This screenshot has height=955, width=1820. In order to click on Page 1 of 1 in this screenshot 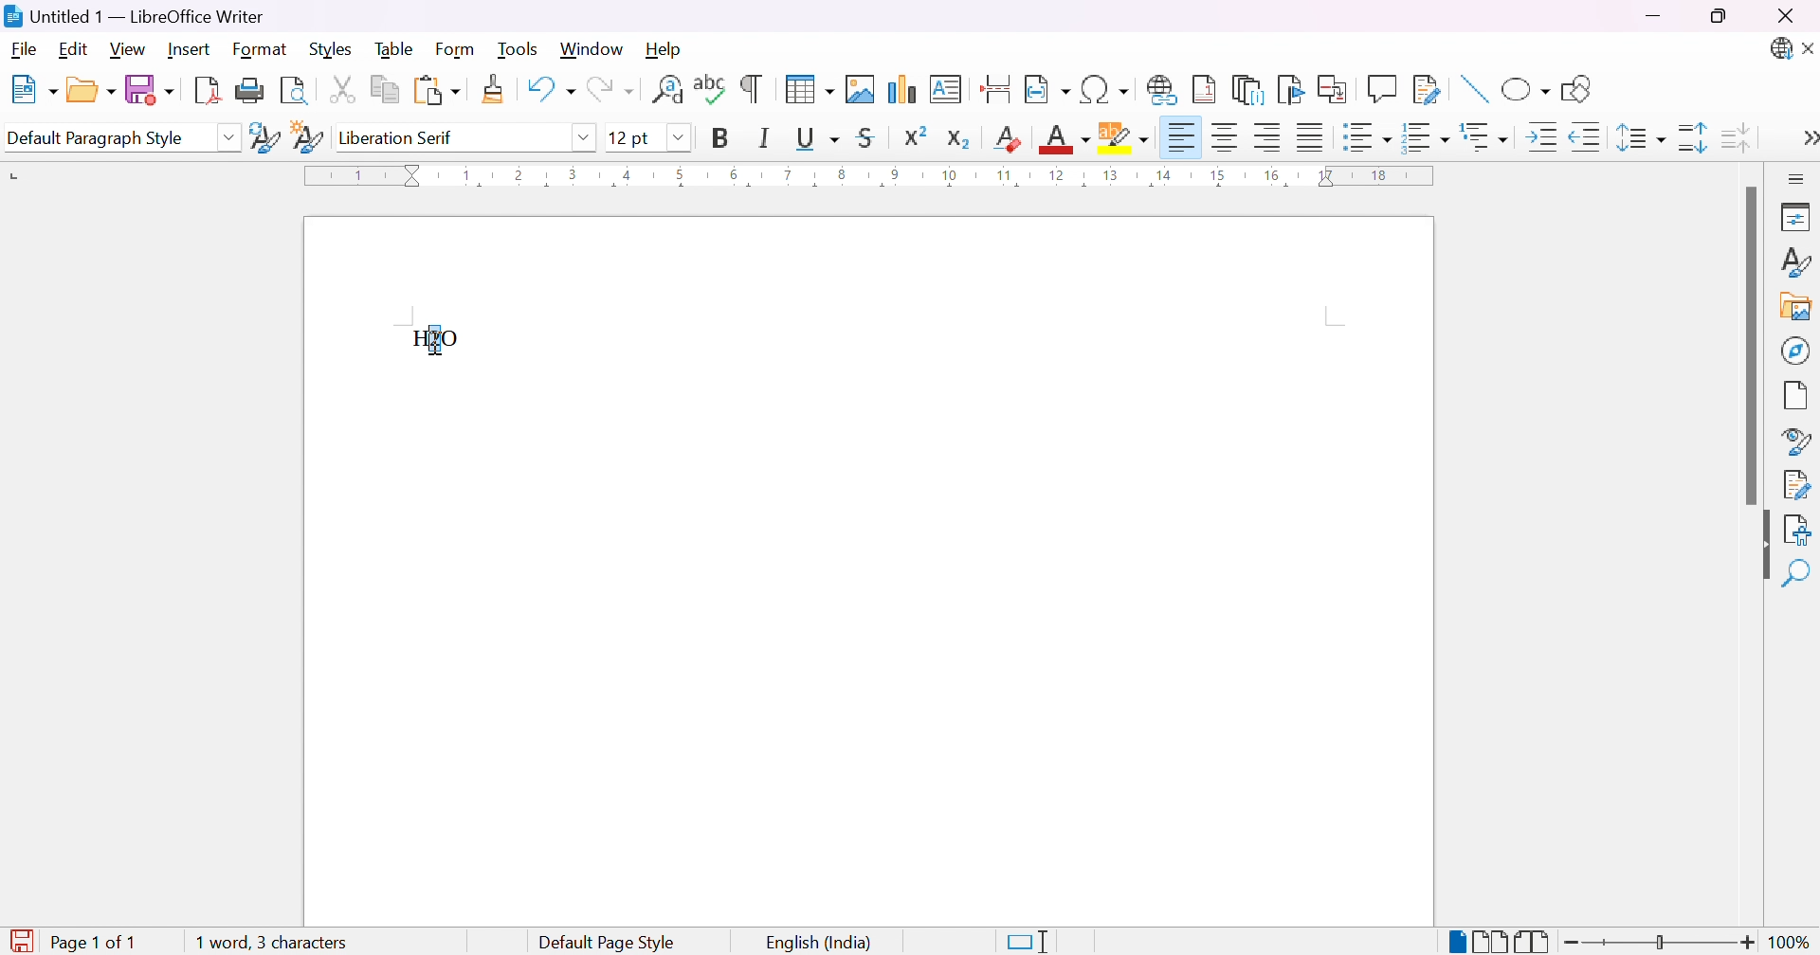, I will do `click(74, 943)`.